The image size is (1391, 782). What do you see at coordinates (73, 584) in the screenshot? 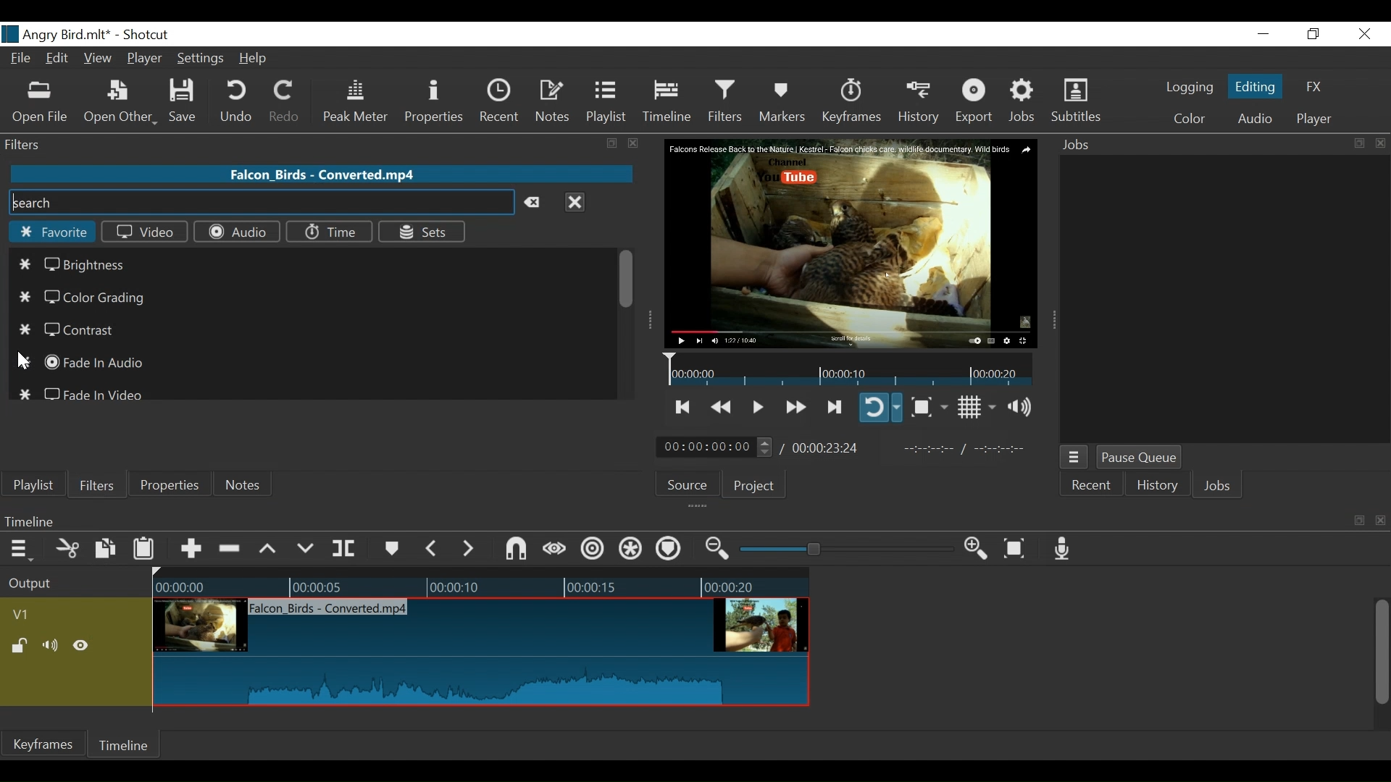
I see `Output` at bounding box center [73, 584].